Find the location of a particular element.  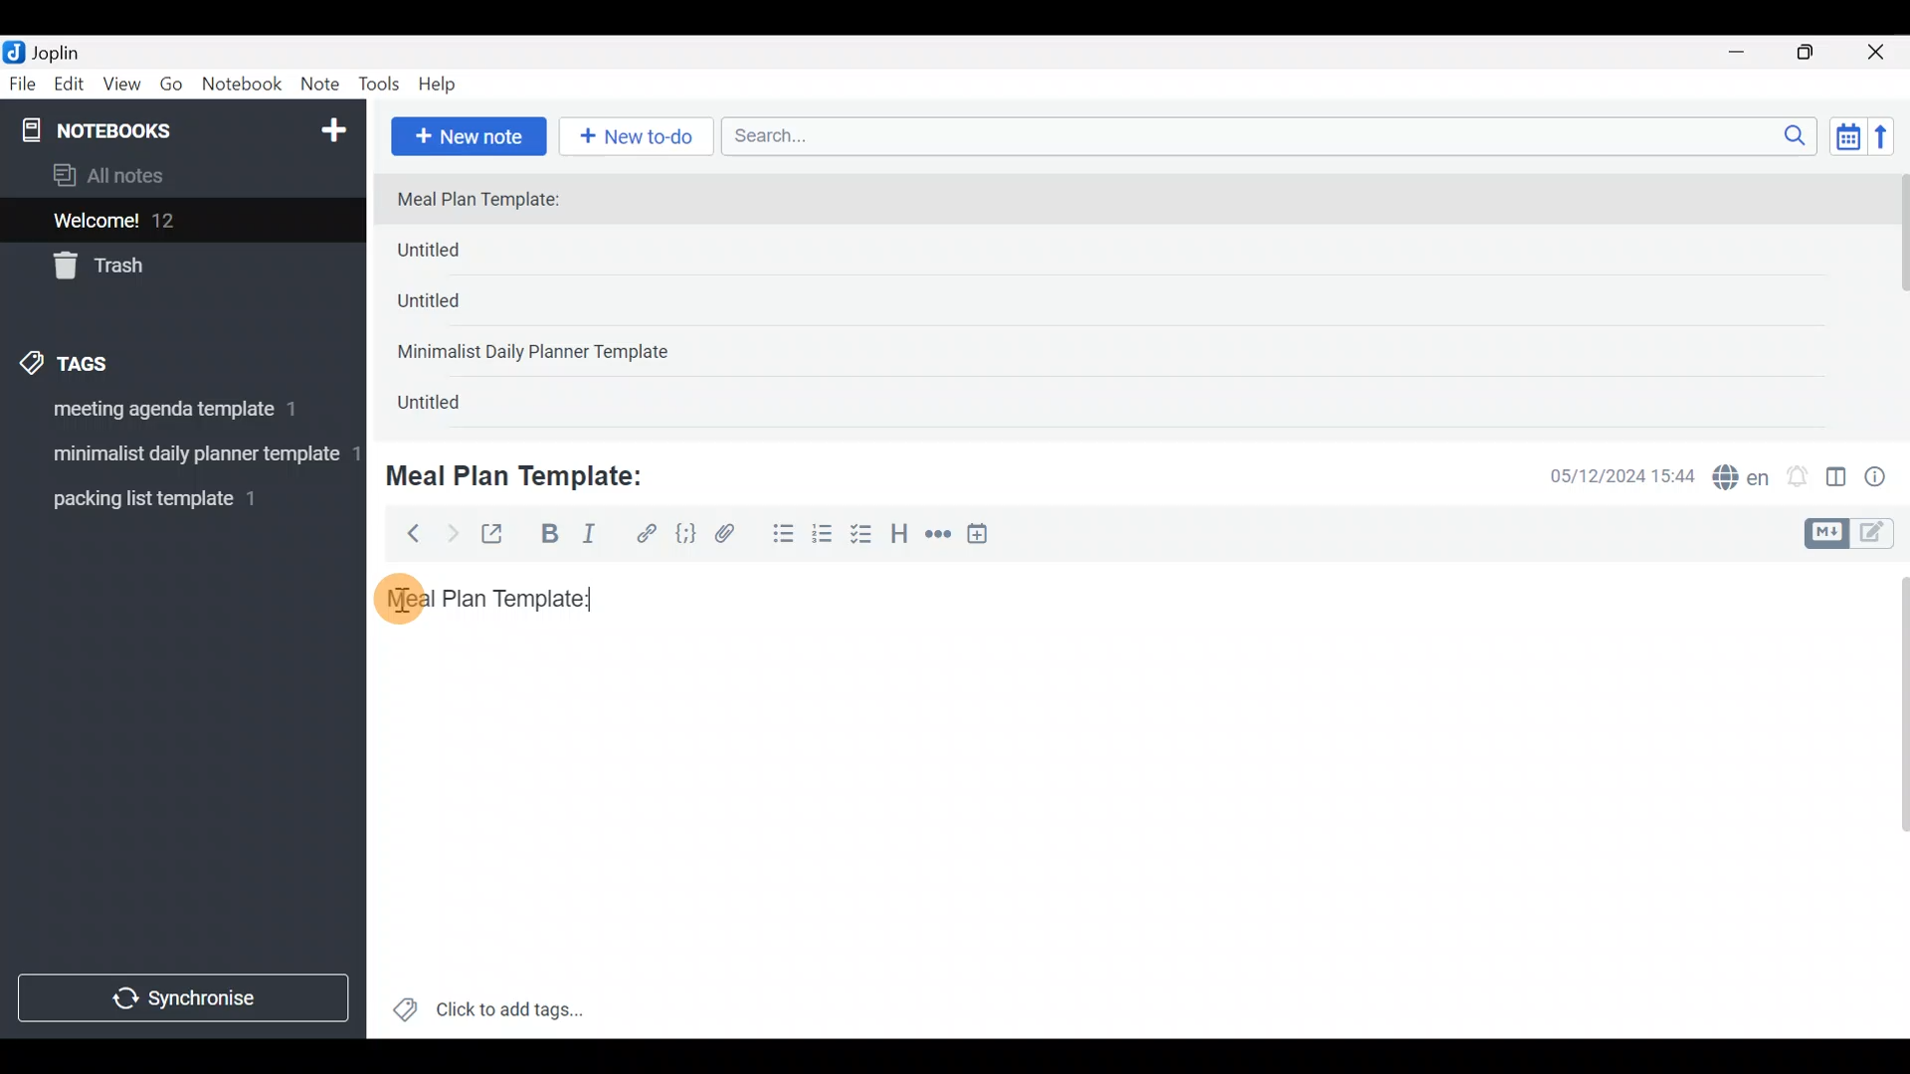

Go is located at coordinates (171, 89).